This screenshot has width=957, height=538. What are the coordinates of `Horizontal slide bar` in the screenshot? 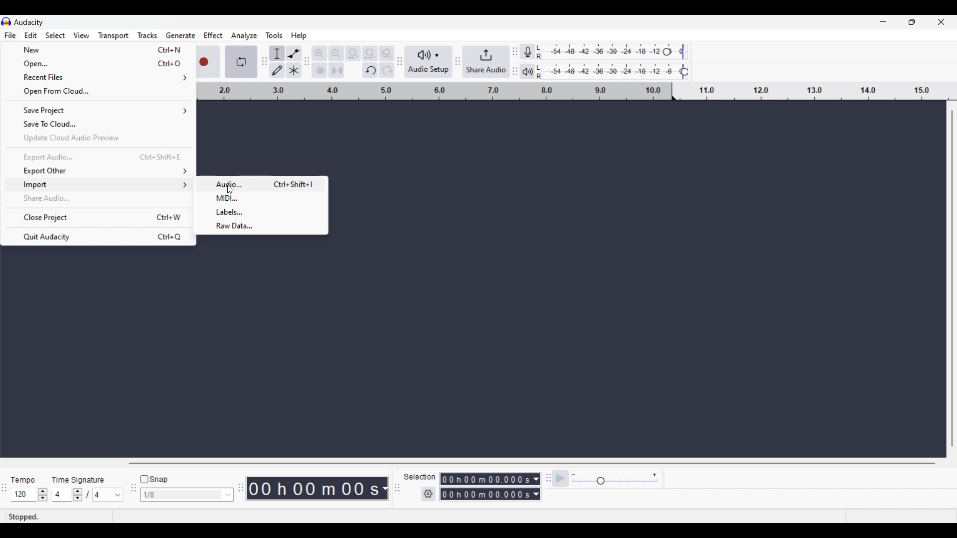 It's located at (531, 464).